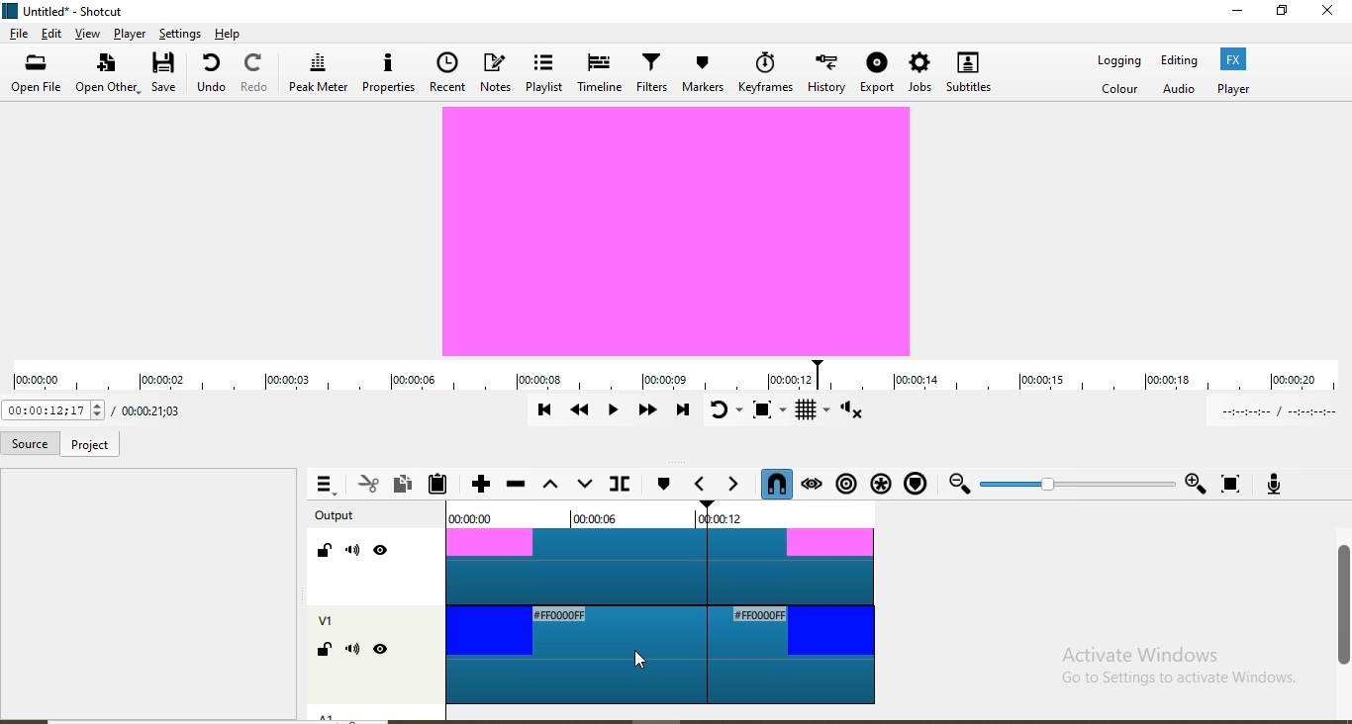  What do you see at coordinates (1229, 480) in the screenshot?
I see `Zoom timeline to fit` at bounding box center [1229, 480].